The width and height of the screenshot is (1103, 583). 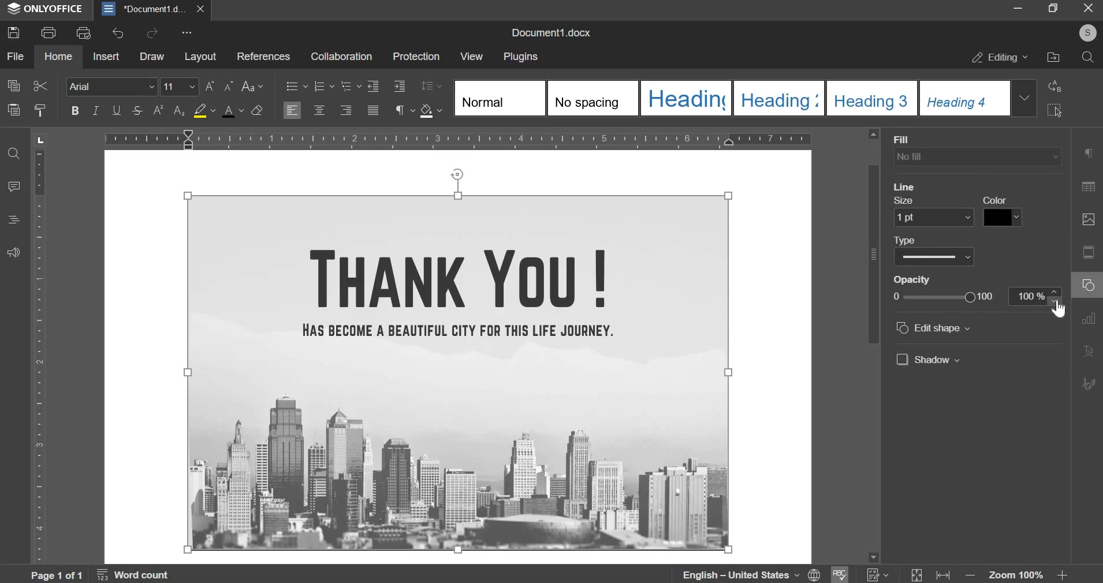 What do you see at coordinates (42, 357) in the screenshot?
I see `ruler` at bounding box center [42, 357].